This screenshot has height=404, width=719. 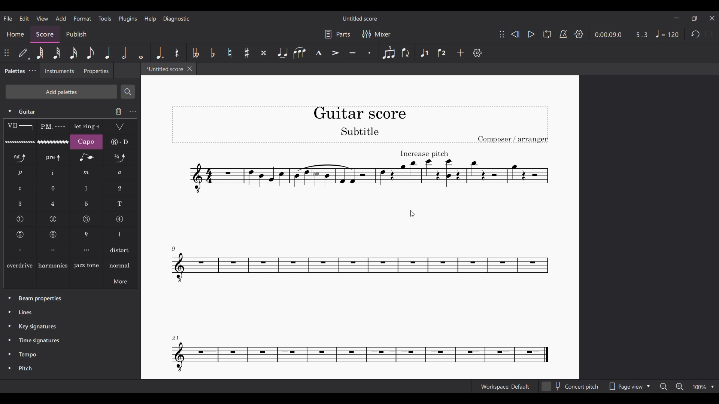 I want to click on Slur, so click(x=299, y=53).